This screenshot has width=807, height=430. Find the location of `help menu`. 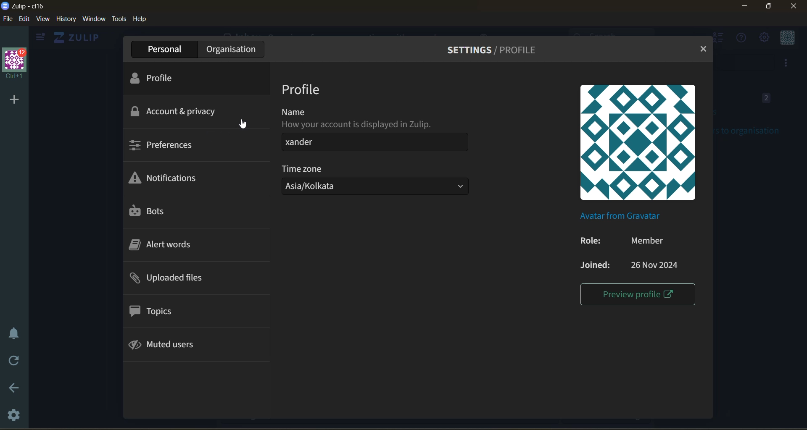

help menu is located at coordinates (739, 39).